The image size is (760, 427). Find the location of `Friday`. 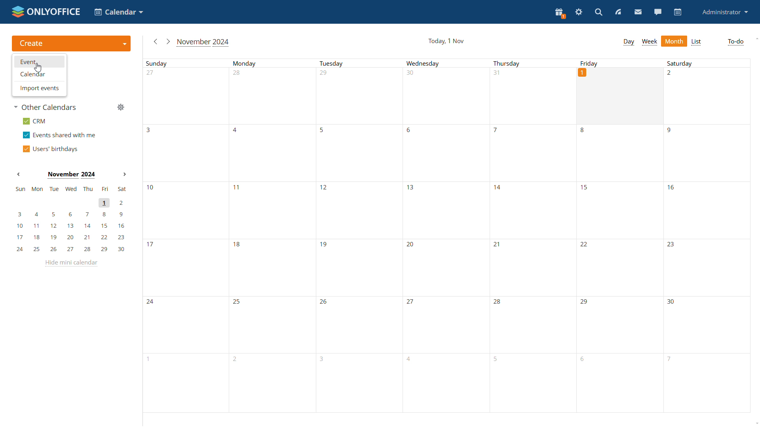

Friday is located at coordinates (621, 62).